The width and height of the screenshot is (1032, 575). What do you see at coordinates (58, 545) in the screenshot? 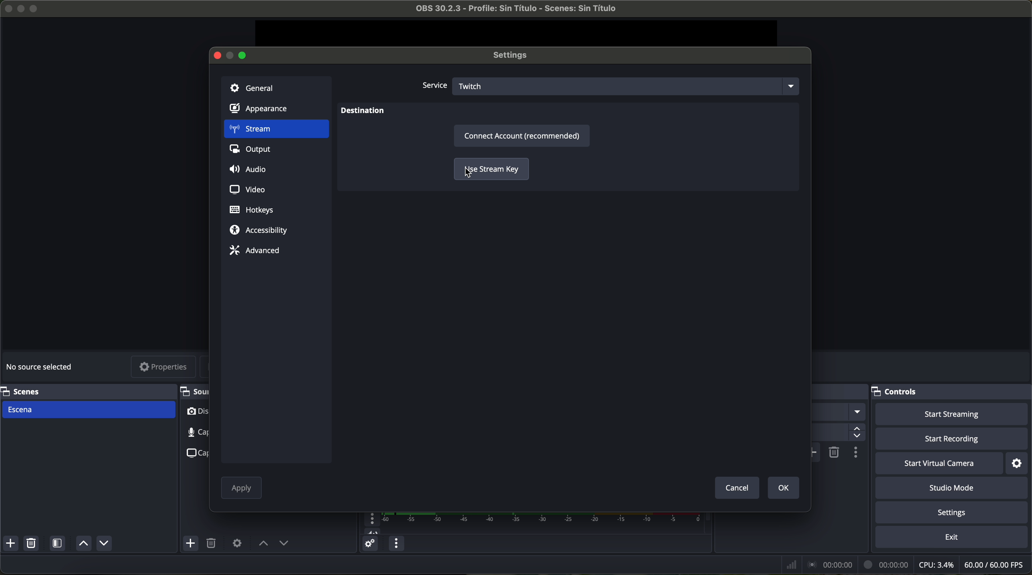
I see `open scene filters` at bounding box center [58, 545].